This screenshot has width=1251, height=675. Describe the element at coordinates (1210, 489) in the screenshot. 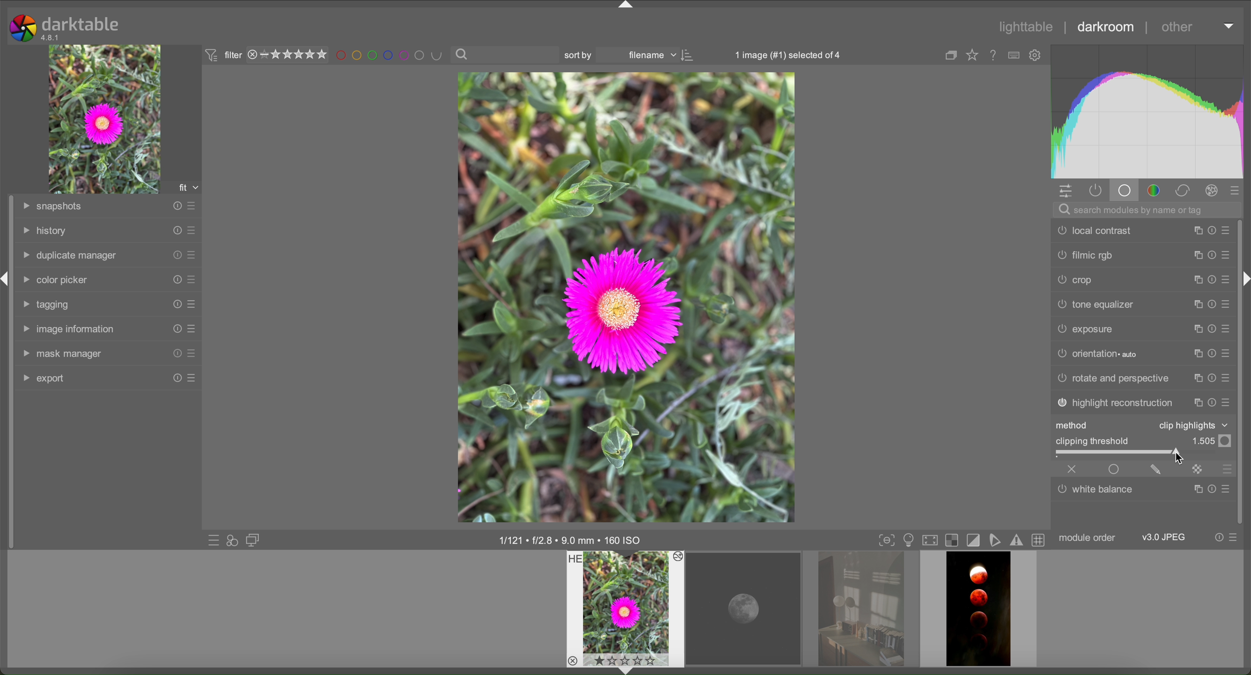

I see `reset presets` at that location.